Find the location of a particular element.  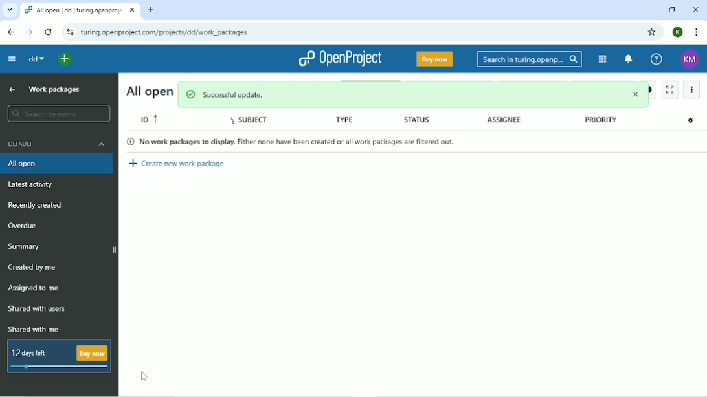

Search is located at coordinates (530, 59).